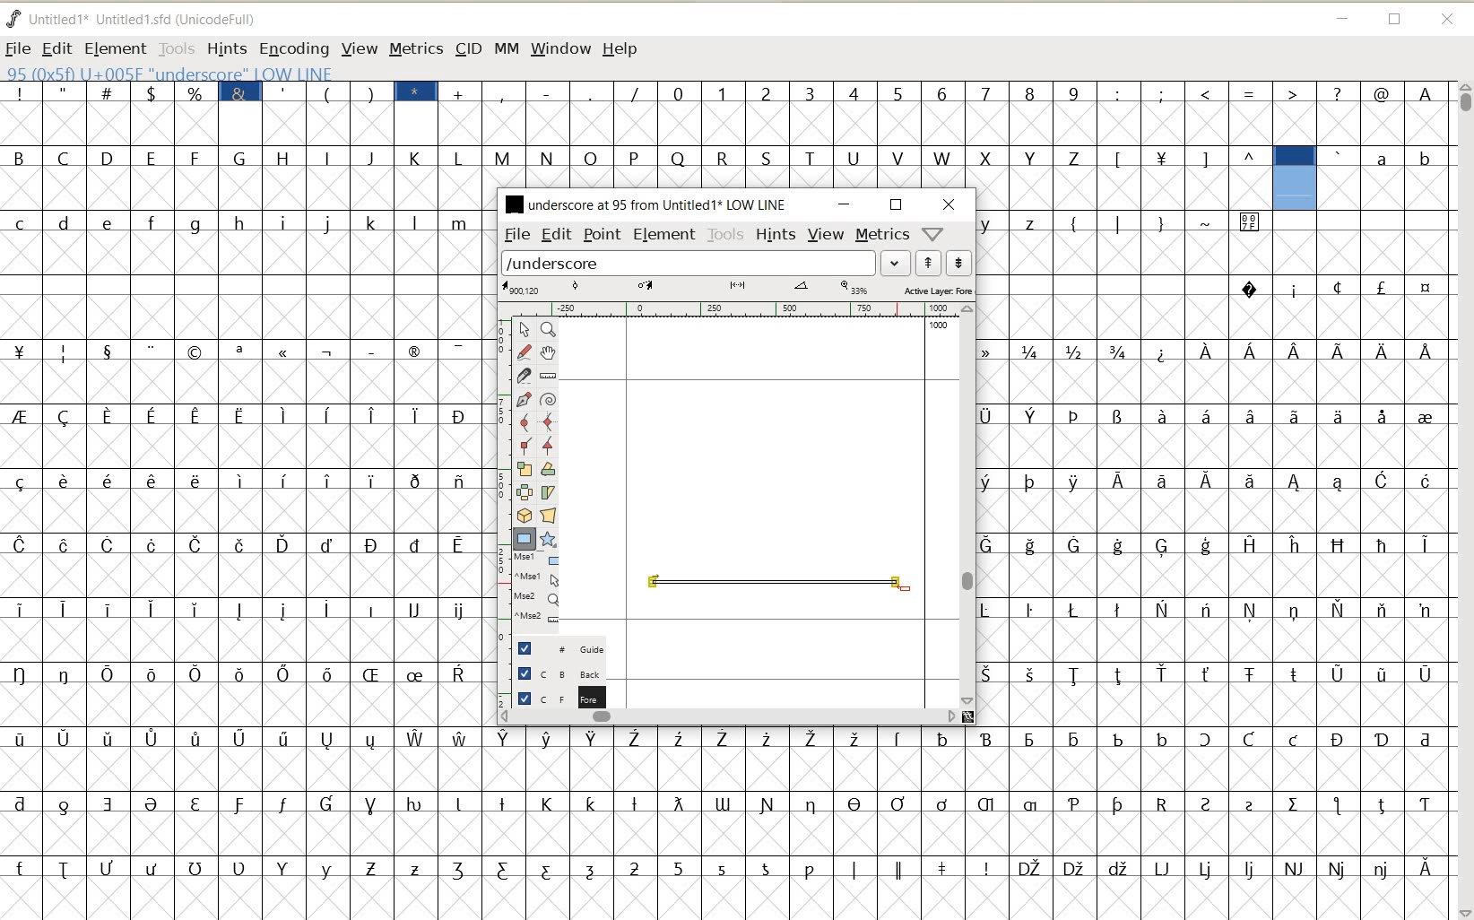 The height and width of the screenshot is (920, 1474). I want to click on add a point, then drag out its control points, so click(525, 400).